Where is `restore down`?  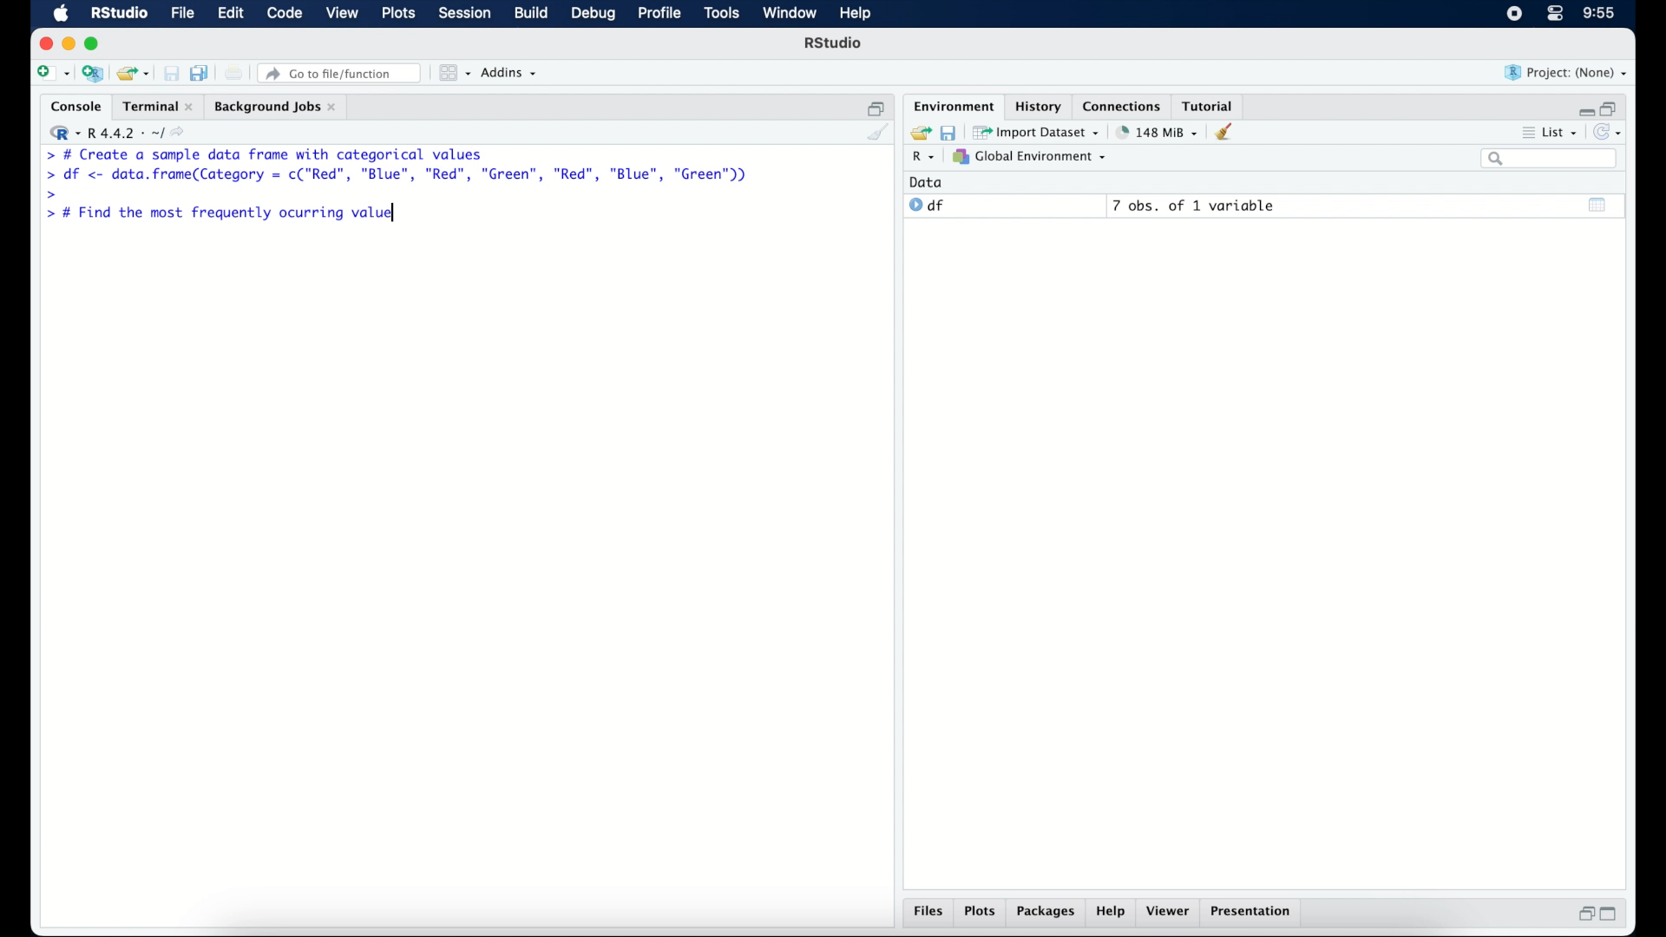 restore down is located at coordinates (875, 105).